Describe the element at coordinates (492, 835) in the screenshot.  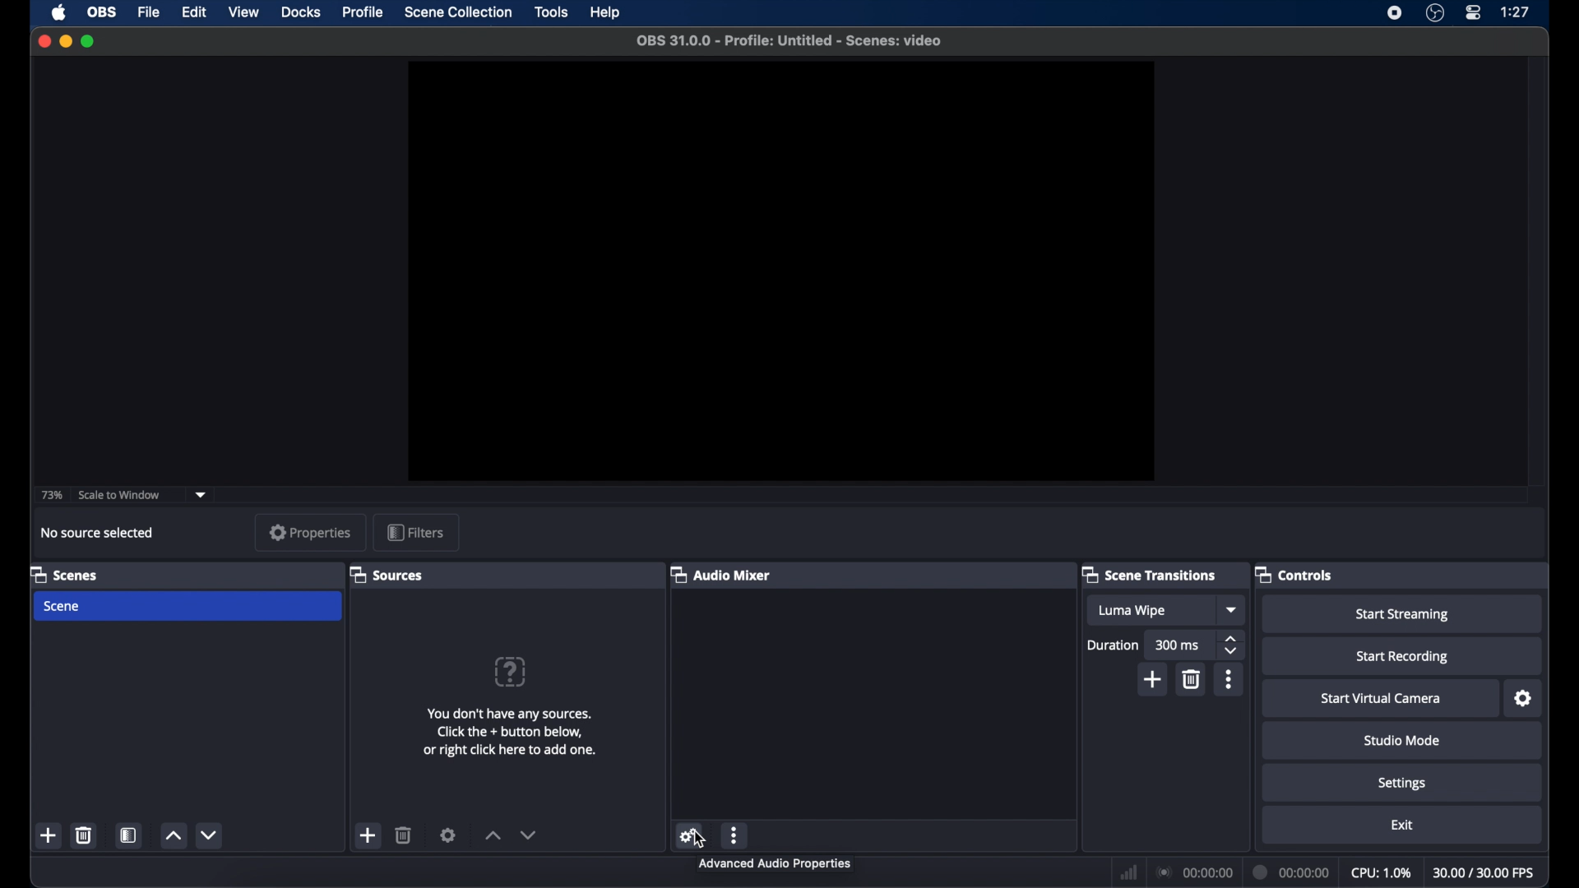
I see `increment` at that location.